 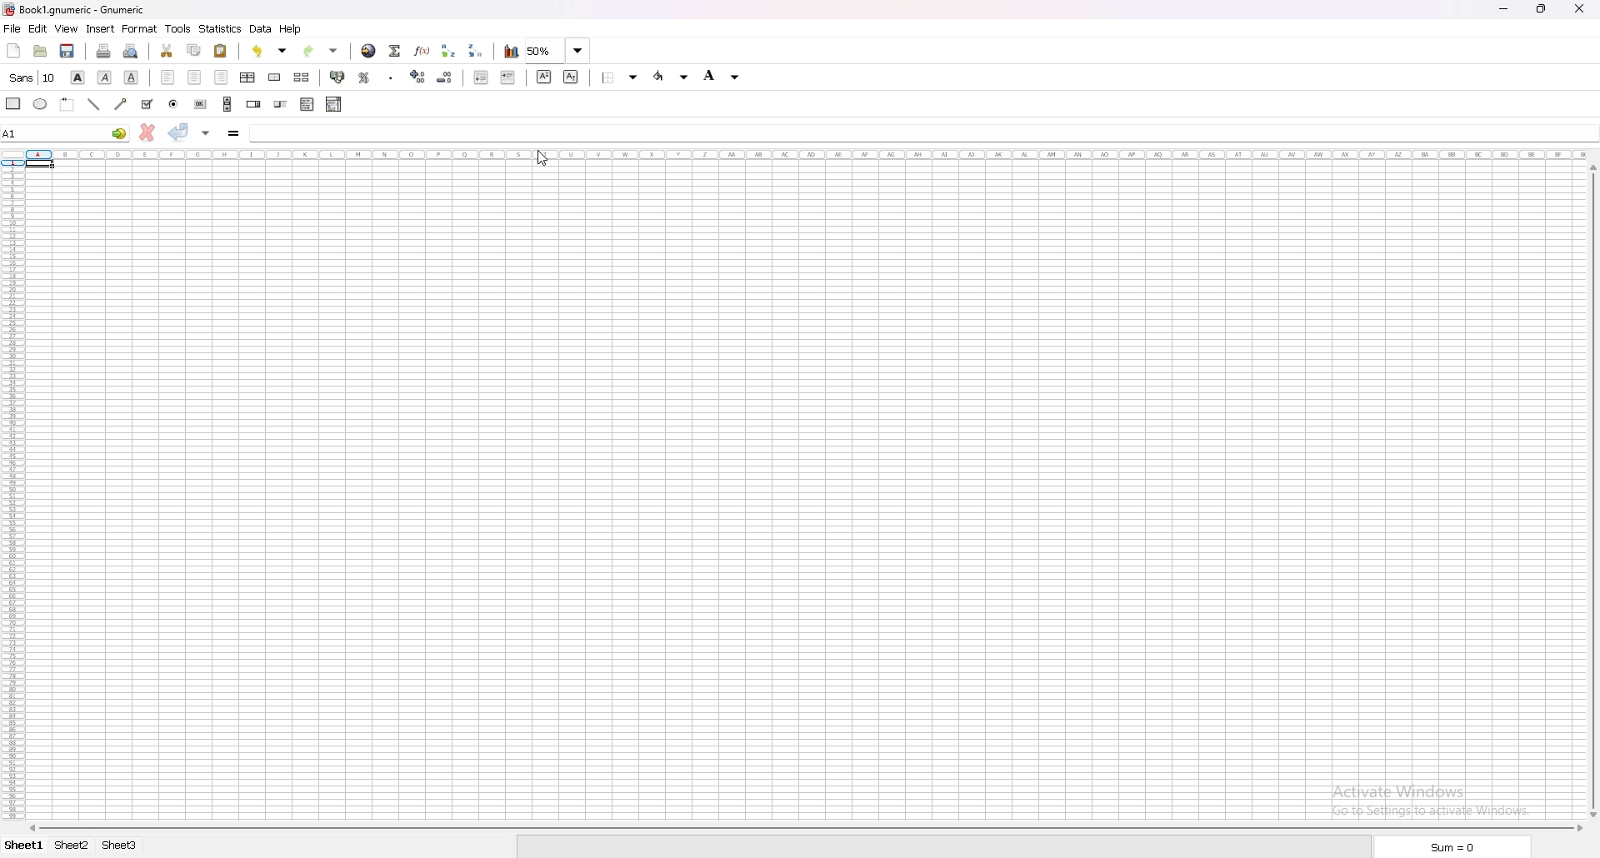 I want to click on Maximize, so click(x=1541, y=9).